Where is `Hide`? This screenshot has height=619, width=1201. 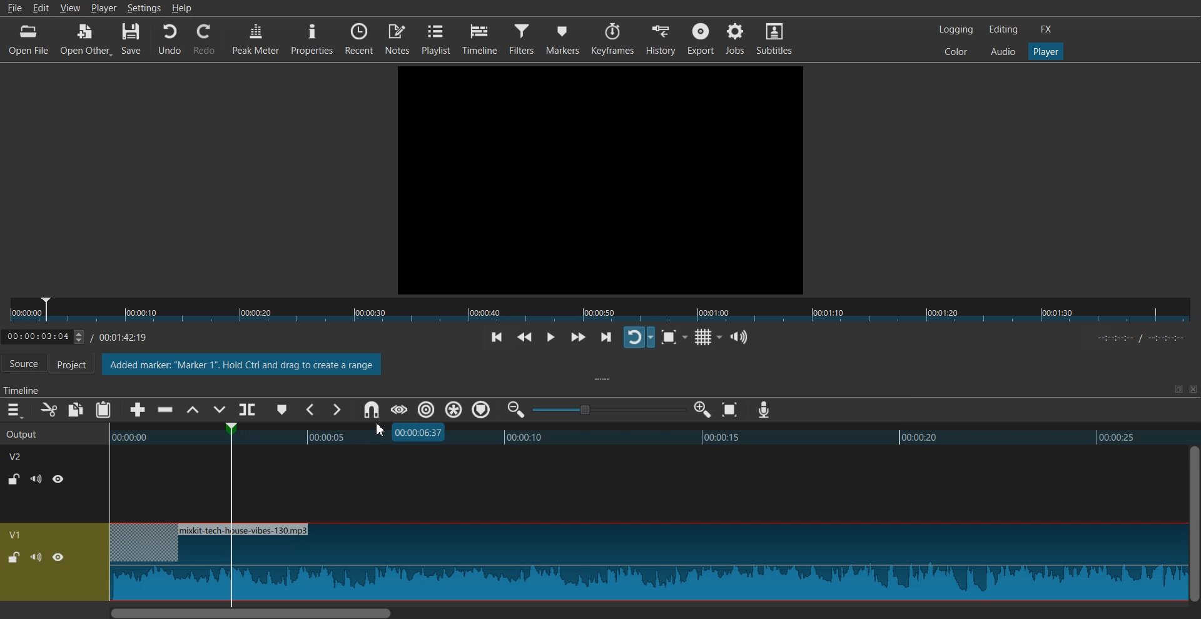
Hide is located at coordinates (58, 557).